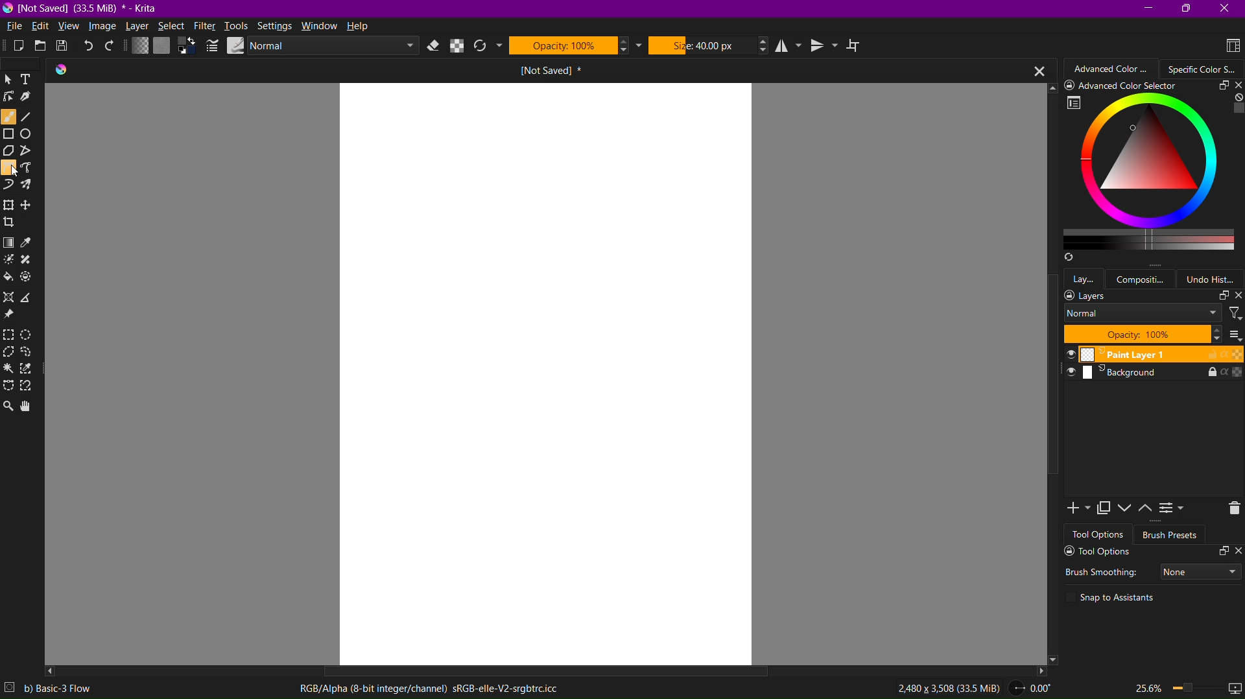  I want to click on RGB/Alpha(8-bit integer/channel), so click(427, 689).